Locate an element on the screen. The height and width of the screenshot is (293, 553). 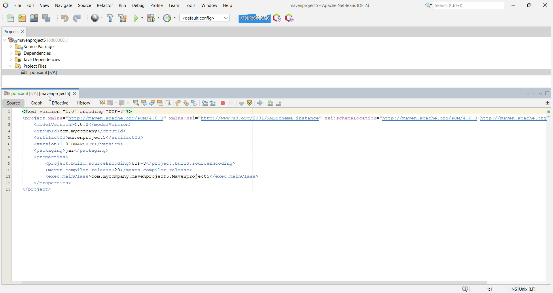
Profile the IDE is located at coordinates (277, 18).